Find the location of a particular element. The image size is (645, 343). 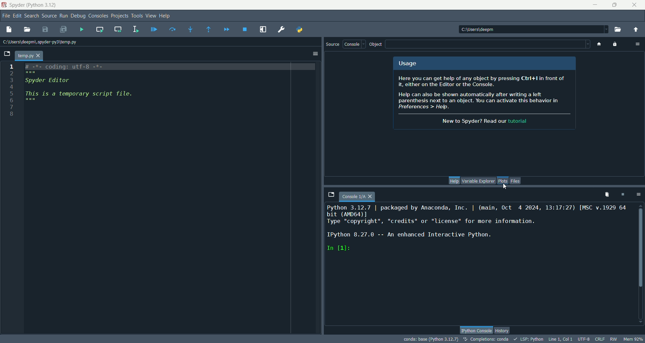

PYTHONPATH manager is located at coordinates (301, 30).